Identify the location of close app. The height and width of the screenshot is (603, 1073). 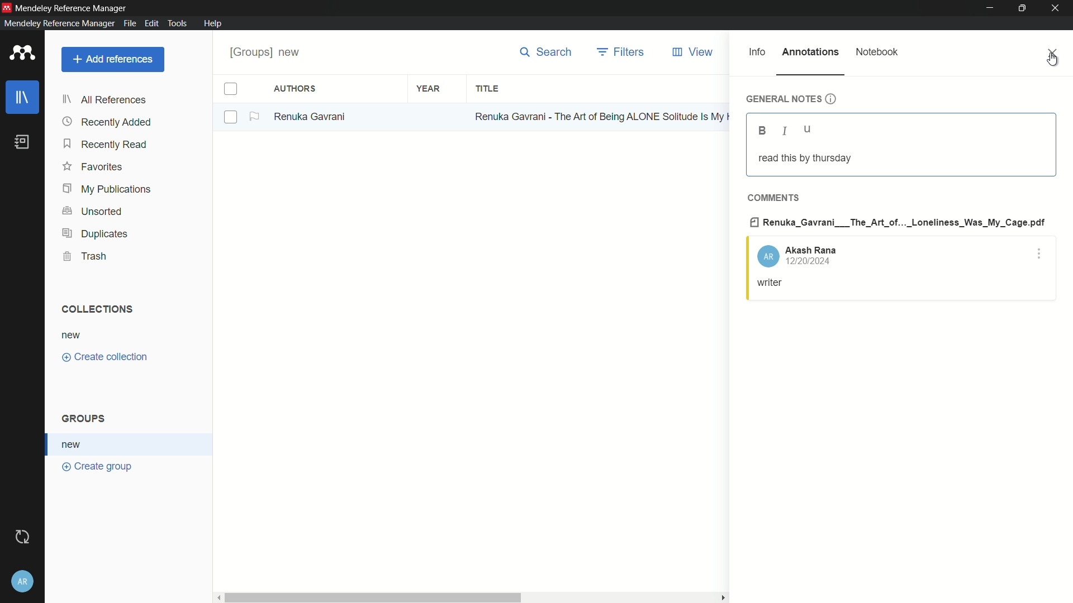
(1058, 8).